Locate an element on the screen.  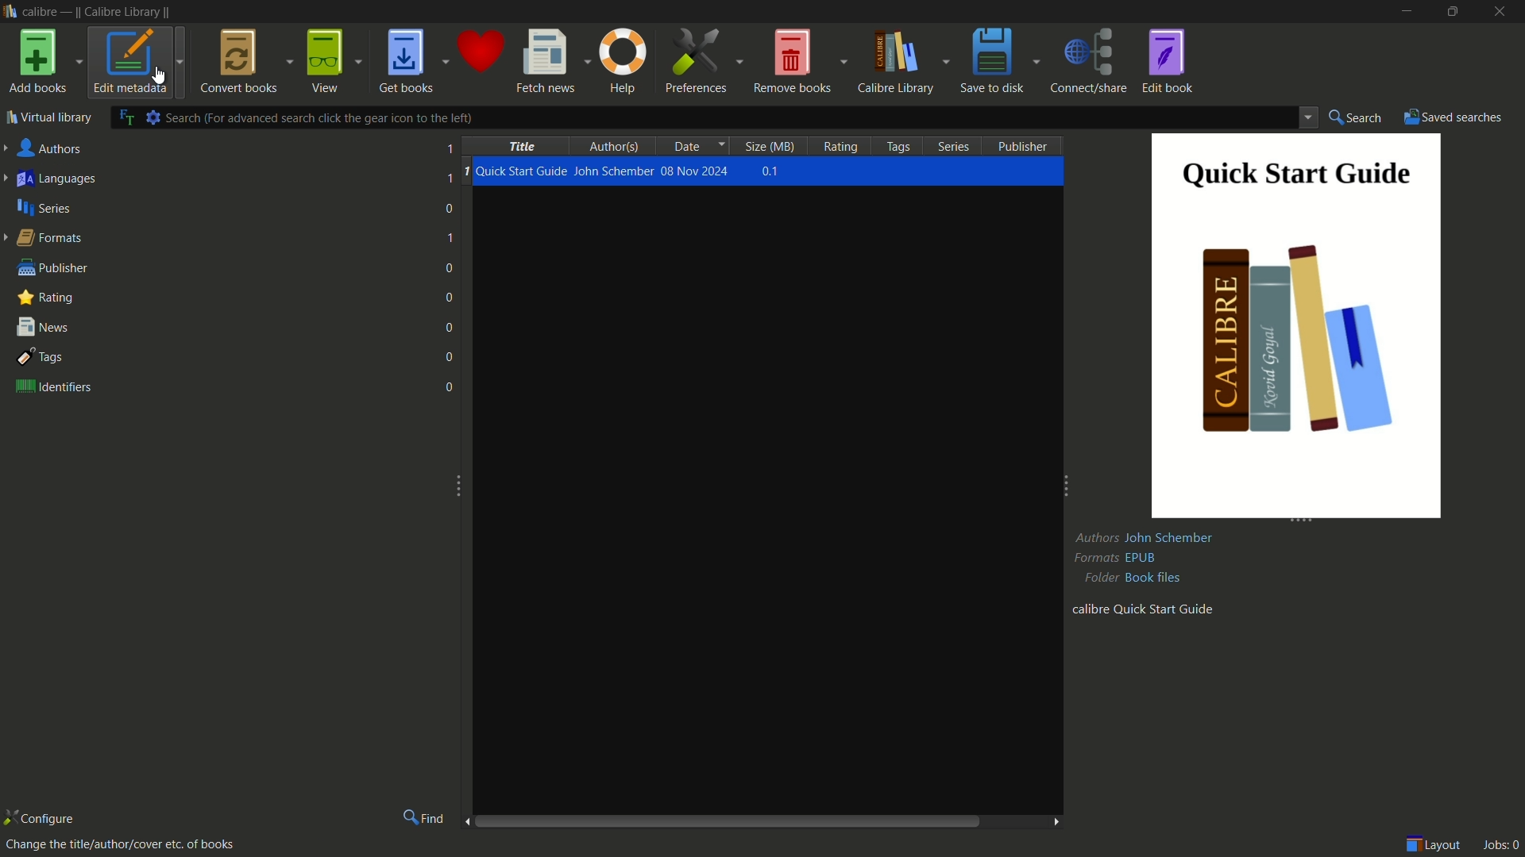
title is located at coordinates (516, 147).